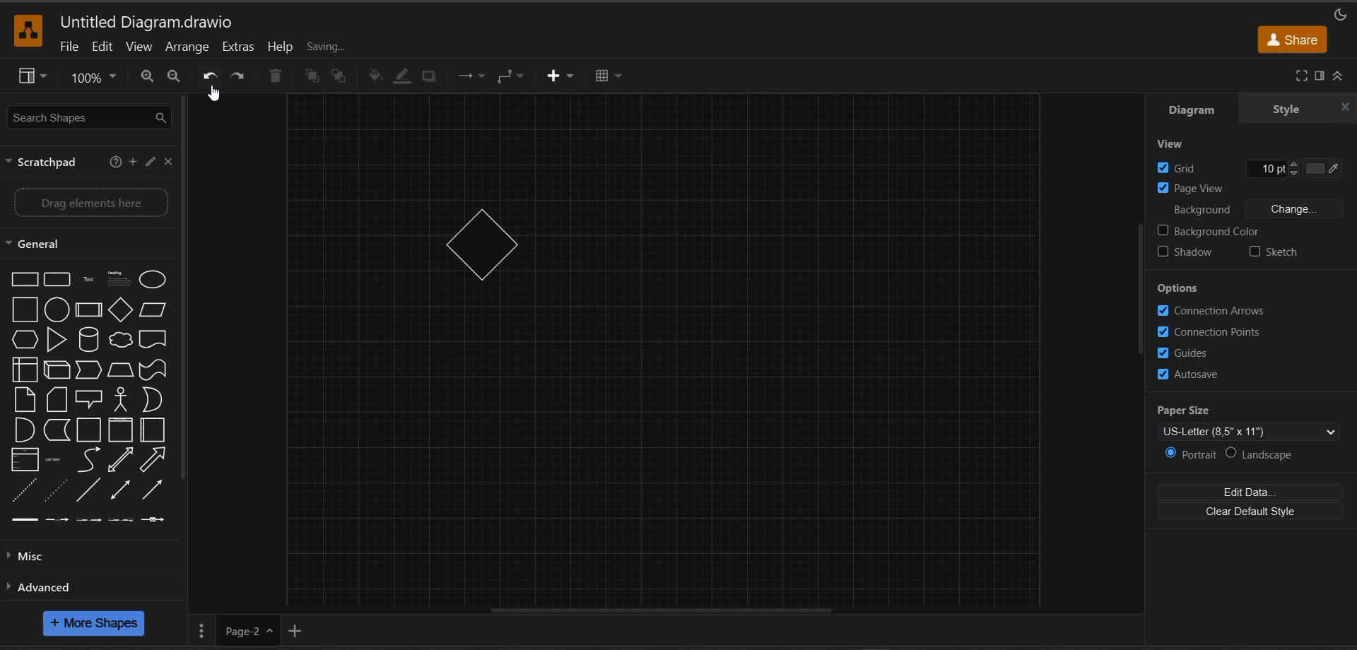 The image size is (1357, 650). I want to click on Dashed Line, so click(21, 492).